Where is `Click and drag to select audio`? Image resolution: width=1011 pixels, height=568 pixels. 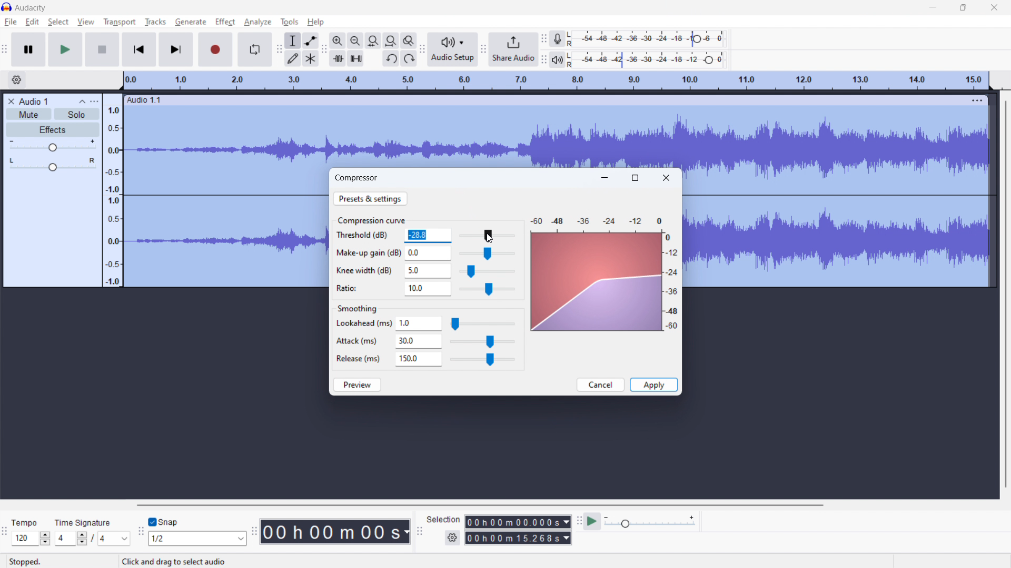
Click and drag to select audio is located at coordinates (168, 561).